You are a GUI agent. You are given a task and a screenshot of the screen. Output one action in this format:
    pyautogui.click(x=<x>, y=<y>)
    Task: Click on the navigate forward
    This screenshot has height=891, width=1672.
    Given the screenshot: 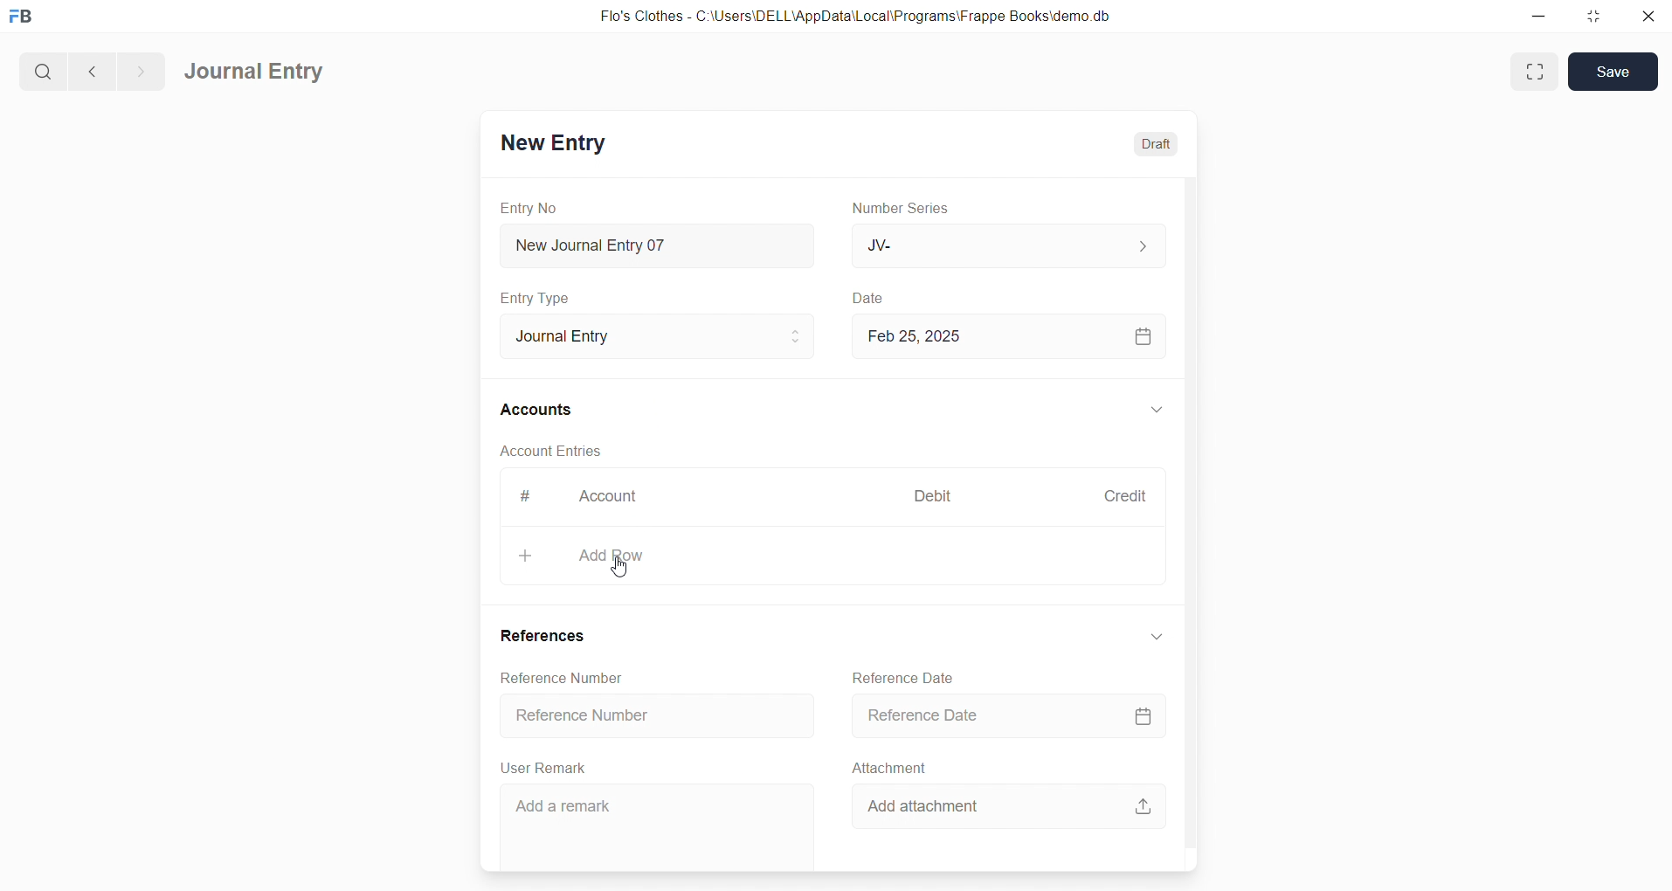 What is the action you would take?
    pyautogui.click(x=141, y=69)
    